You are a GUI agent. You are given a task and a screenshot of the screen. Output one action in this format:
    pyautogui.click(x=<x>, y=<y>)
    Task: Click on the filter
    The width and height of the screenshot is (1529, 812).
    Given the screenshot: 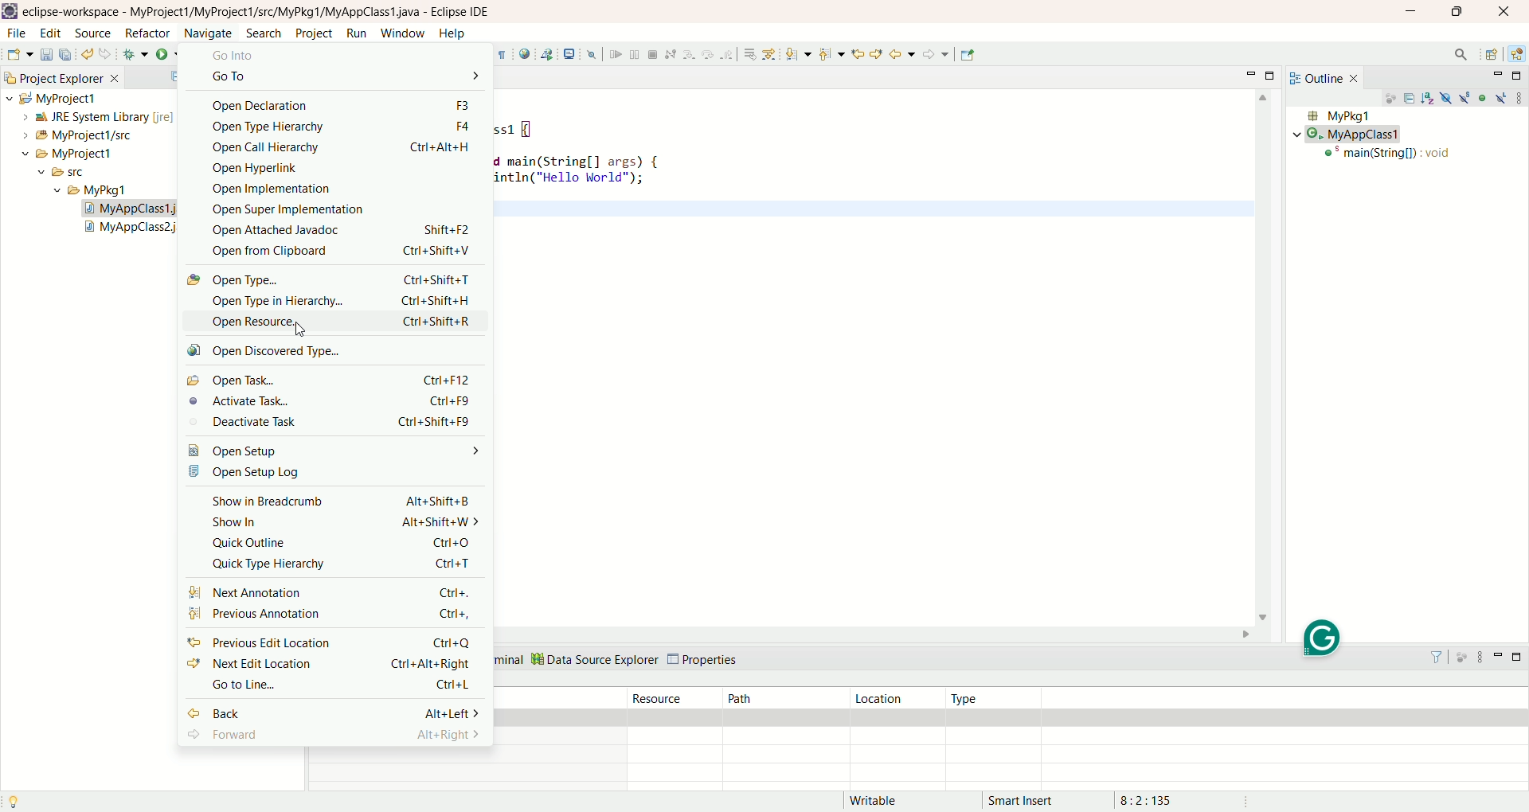 What is the action you would take?
    pyautogui.click(x=1440, y=657)
    